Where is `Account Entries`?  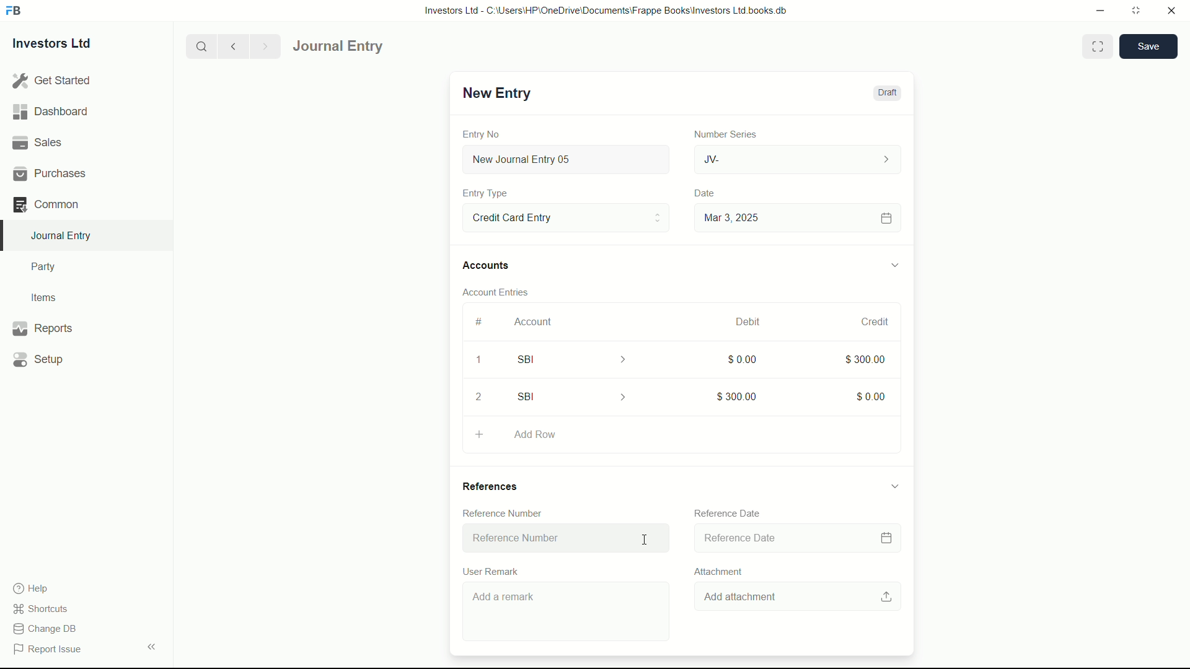
Account Entries is located at coordinates (501, 290).